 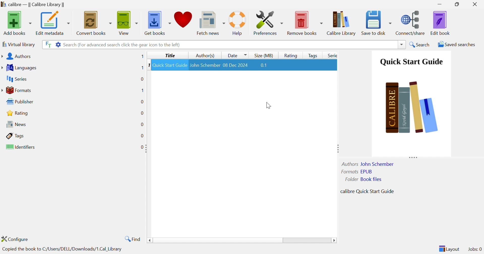 What do you see at coordinates (142, 113) in the screenshot?
I see `0` at bounding box center [142, 113].